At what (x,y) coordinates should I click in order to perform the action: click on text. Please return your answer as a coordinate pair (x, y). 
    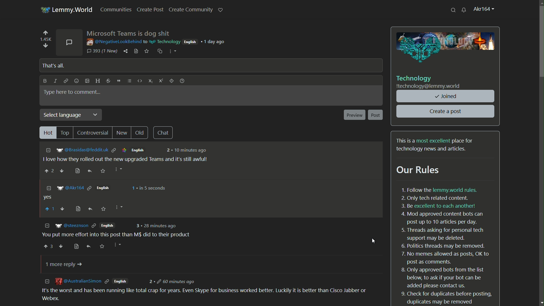
    Looking at the image, I should click on (447, 245).